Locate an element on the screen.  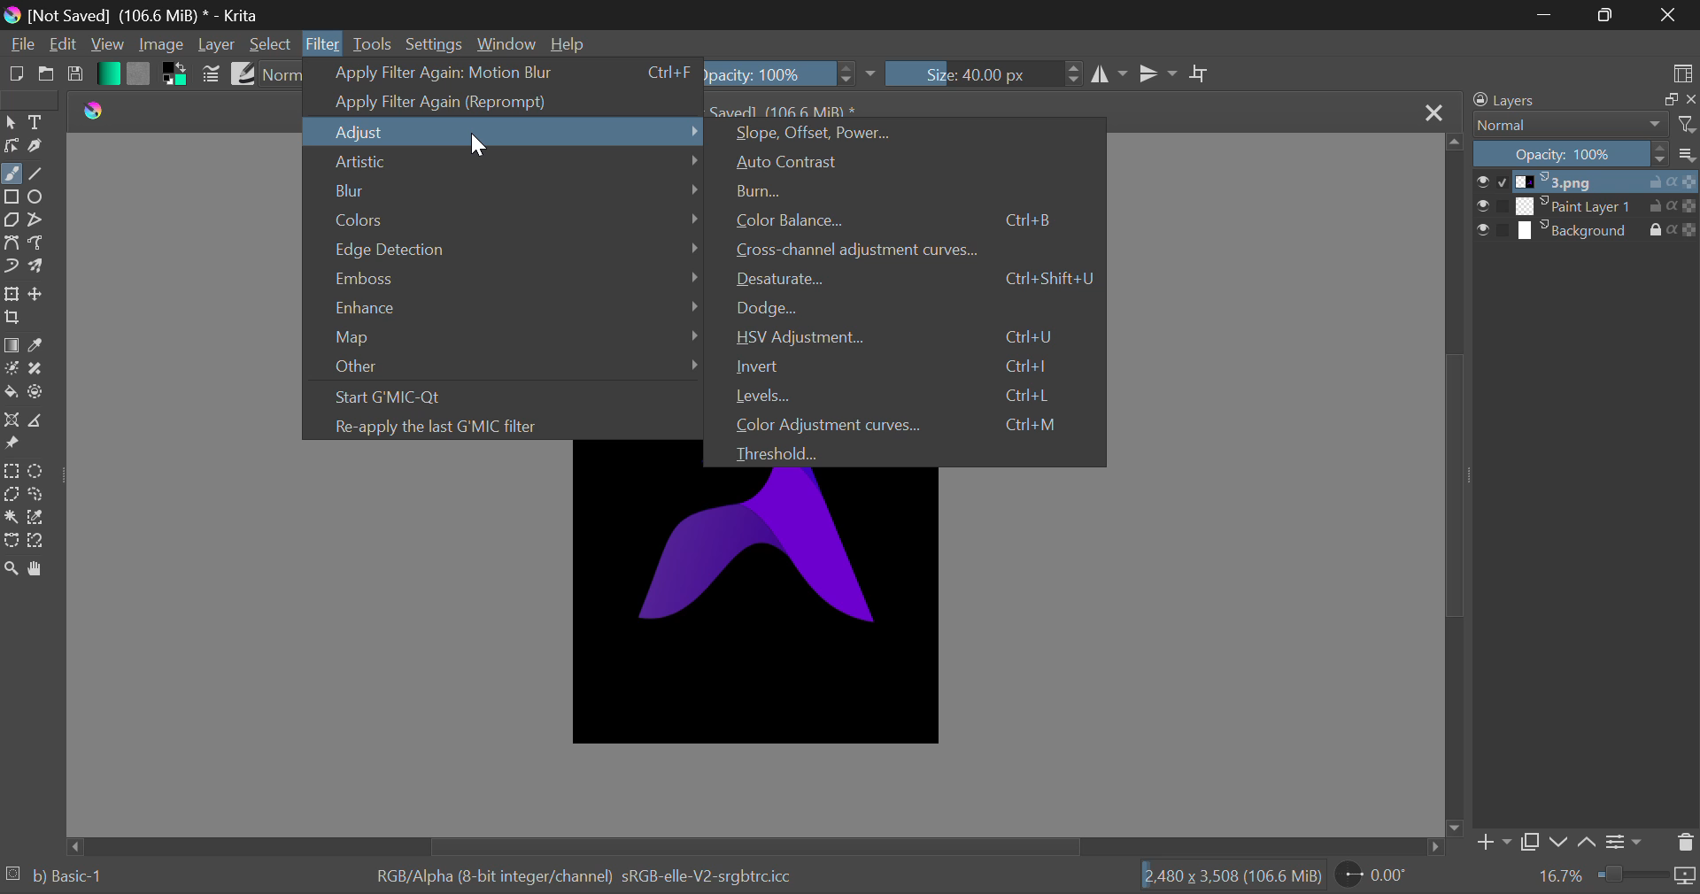
Image is located at coordinates (158, 44).